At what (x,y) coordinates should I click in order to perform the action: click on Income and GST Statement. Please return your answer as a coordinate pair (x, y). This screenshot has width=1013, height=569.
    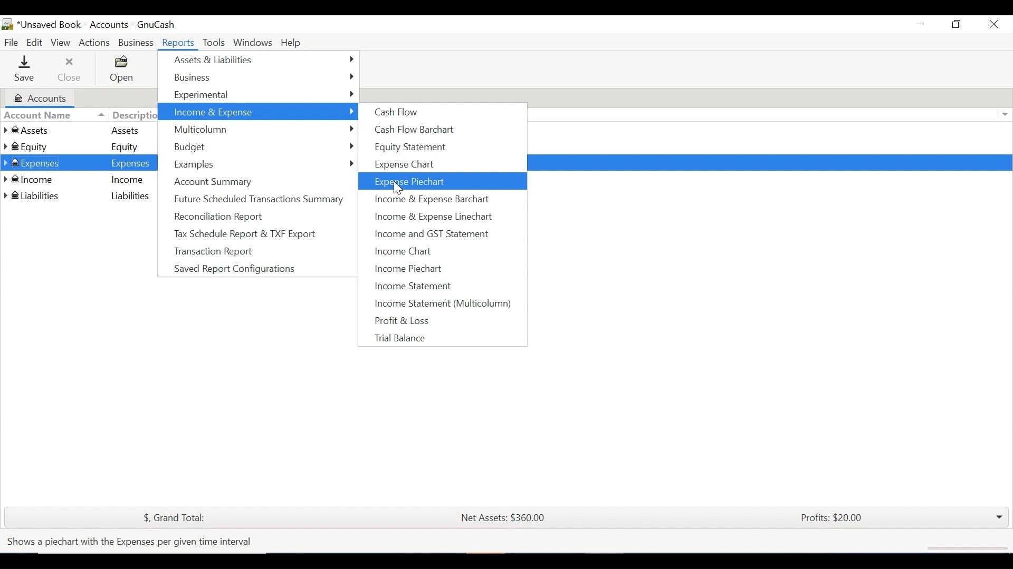
    Looking at the image, I should click on (429, 234).